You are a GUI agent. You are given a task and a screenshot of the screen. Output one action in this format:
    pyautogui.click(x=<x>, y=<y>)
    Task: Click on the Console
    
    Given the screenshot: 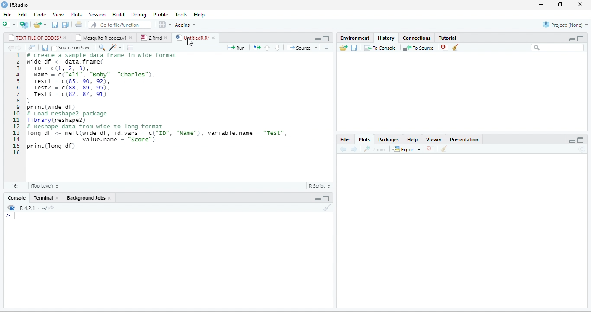 What is the action you would take?
    pyautogui.click(x=16, y=197)
    